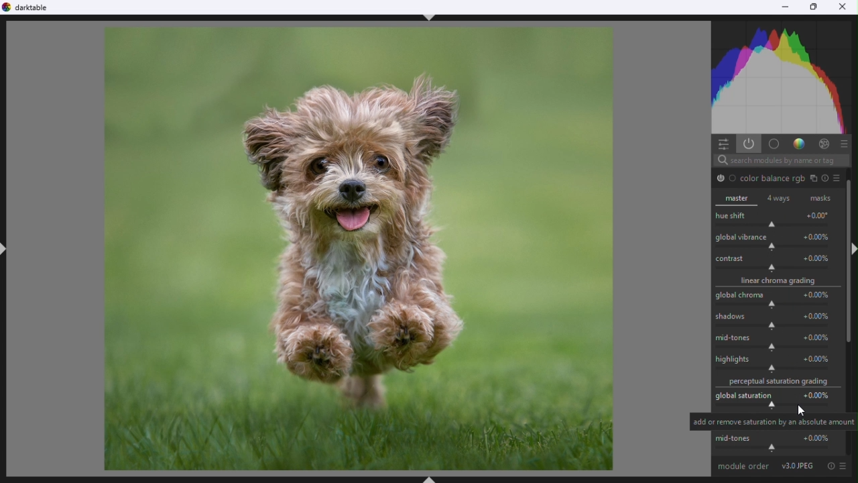 This screenshot has width=858, height=483. Describe the element at coordinates (814, 7) in the screenshot. I see `Restore` at that location.